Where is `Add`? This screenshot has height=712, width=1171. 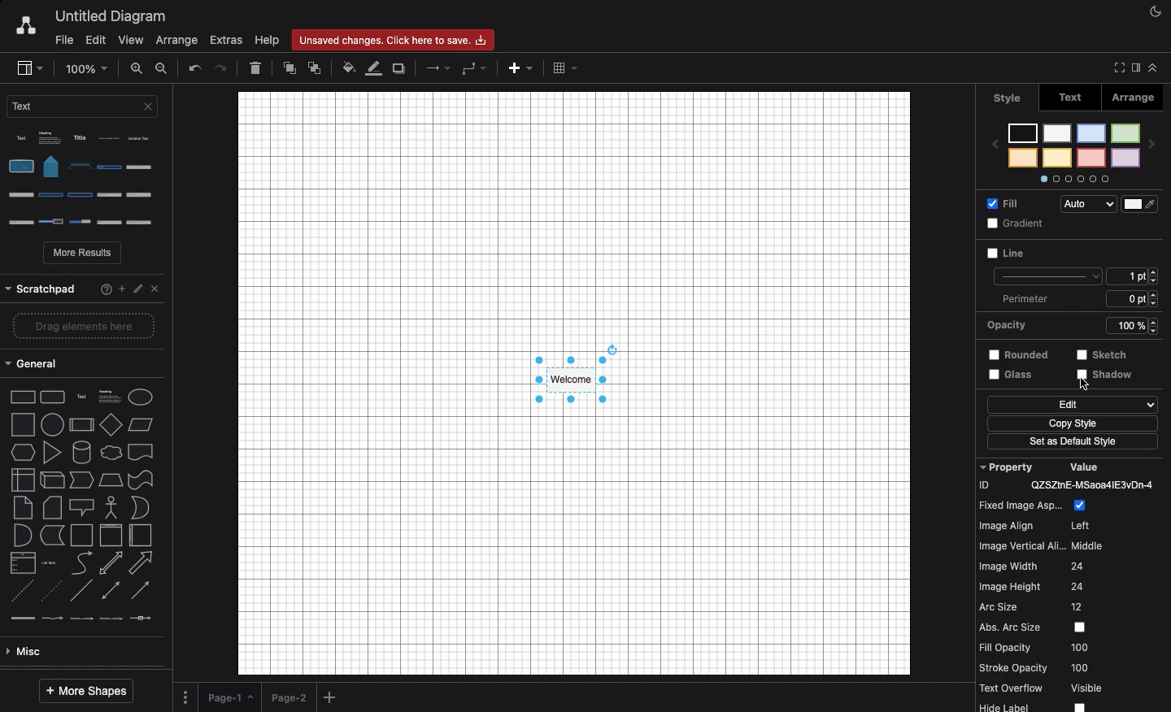 Add is located at coordinates (332, 698).